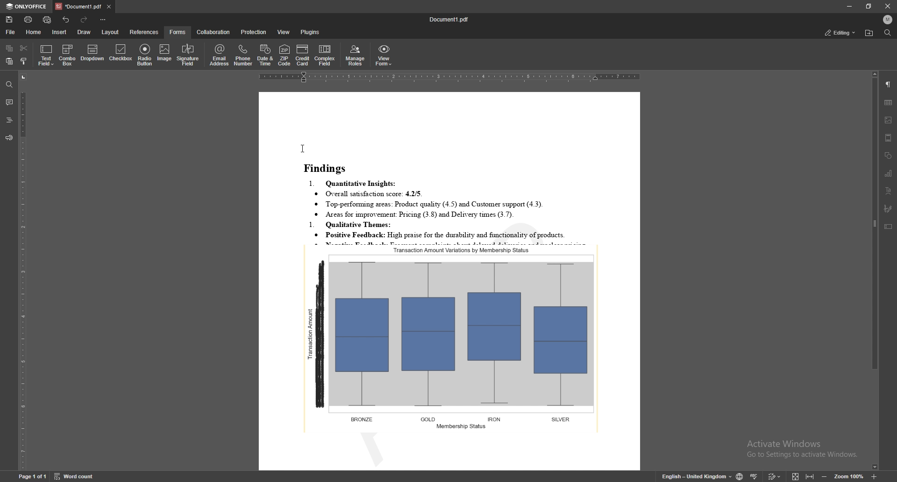 The height and width of the screenshot is (482, 897). Describe the element at coordinates (354, 183) in the screenshot. I see `1. Quantitative Insights:` at that location.